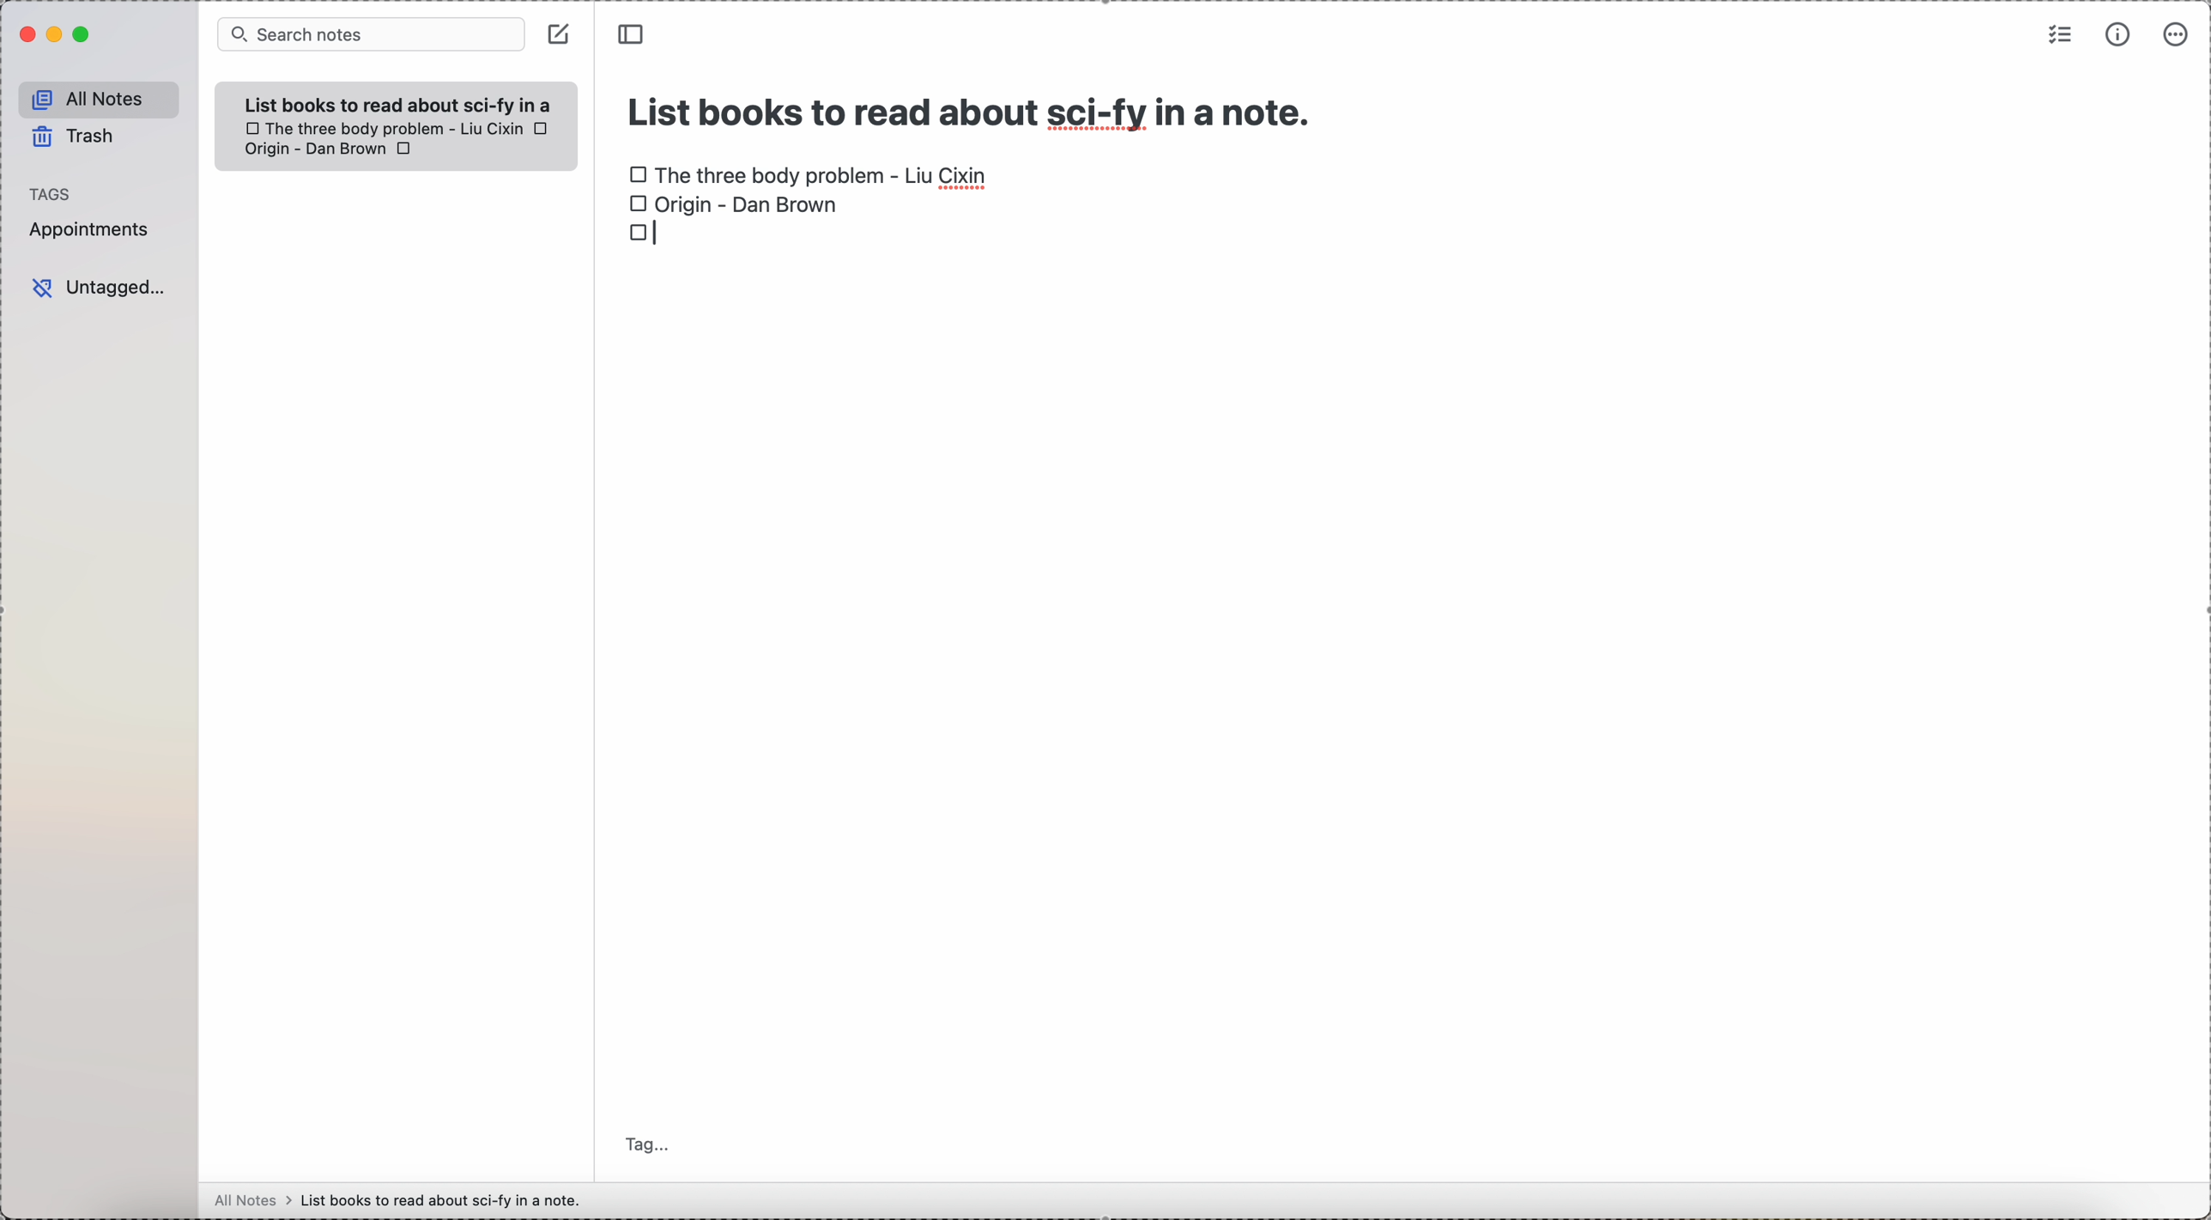 The width and height of the screenshot is (2211, 1220). Describe the element at coordinates (75, 137) in the screenshot. I see `trash` at that location.